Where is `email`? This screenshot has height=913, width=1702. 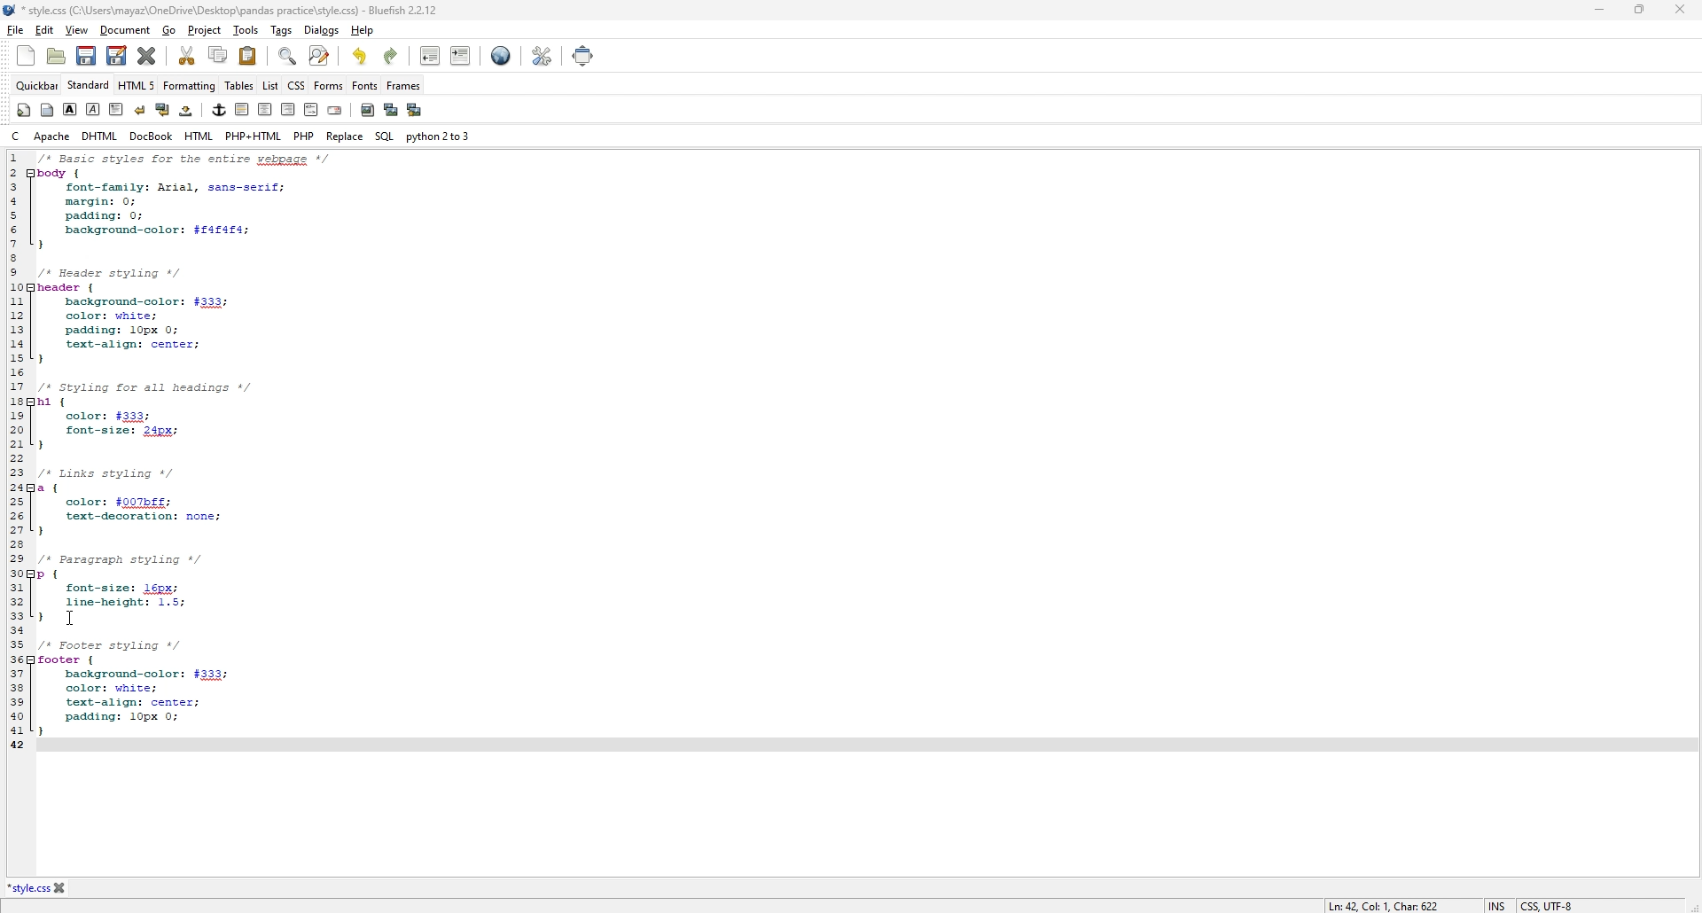 email is located at coordinates (337, 110).